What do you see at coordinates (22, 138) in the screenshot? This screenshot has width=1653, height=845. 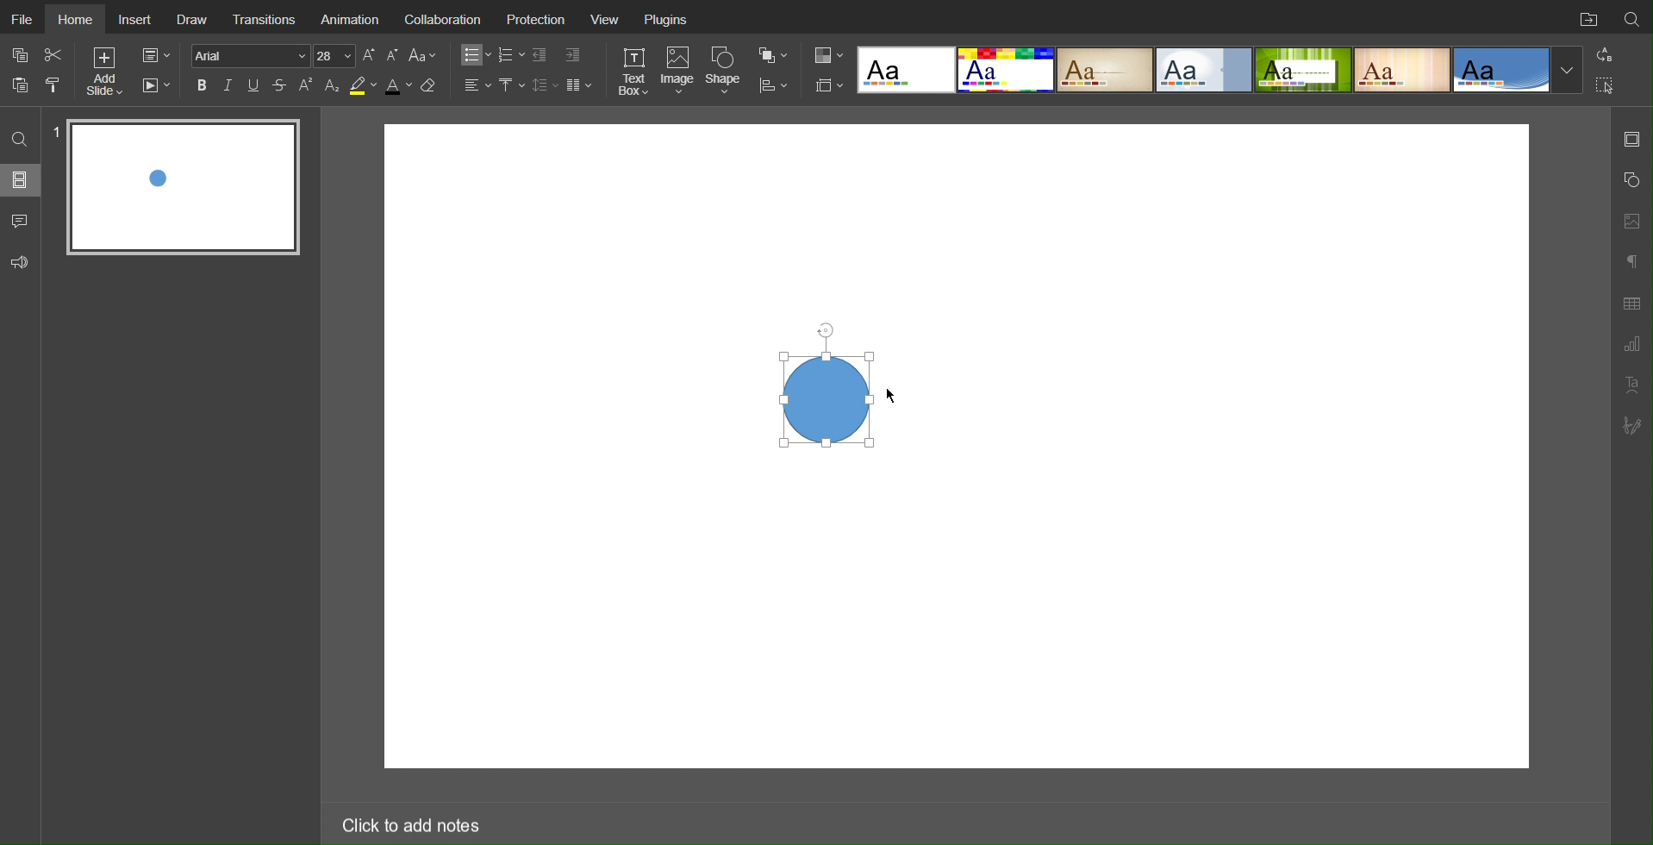 I see `Search` at bounding box center [22, 138].